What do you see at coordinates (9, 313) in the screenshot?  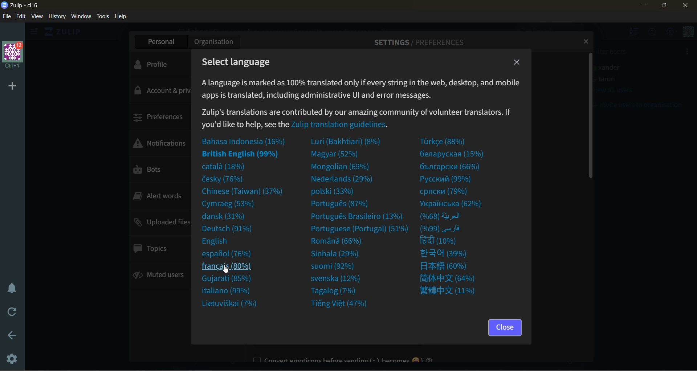 I see `reload` at bounding box center [9, 313].